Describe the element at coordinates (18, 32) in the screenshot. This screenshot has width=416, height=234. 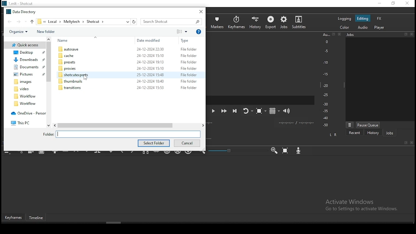
I see `organize` at that location.